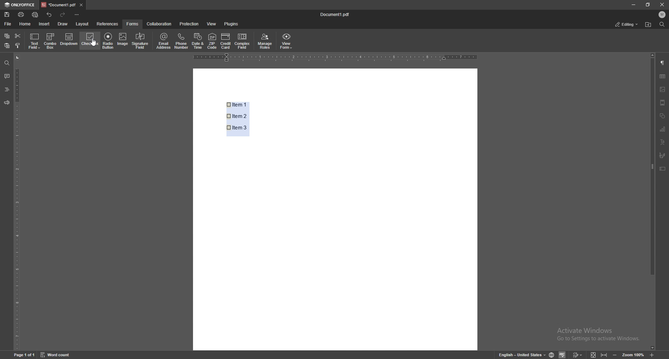 The image size is (669, 359). Describe the element at coordinates (593, 354) in the screenshot. I see `fit to screen` at that location.